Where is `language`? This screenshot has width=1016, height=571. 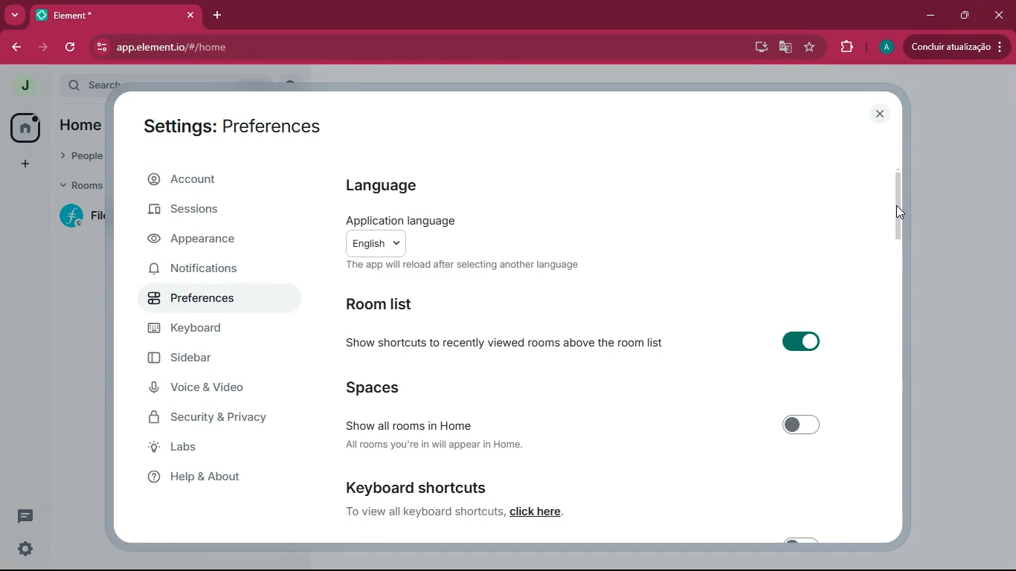 language is located at coordinates (380, 184).